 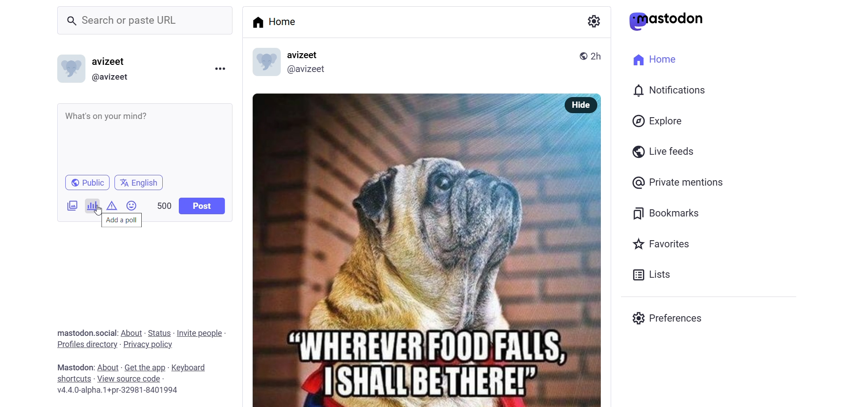 I want to click on cursor, so click(x=100, y=214).